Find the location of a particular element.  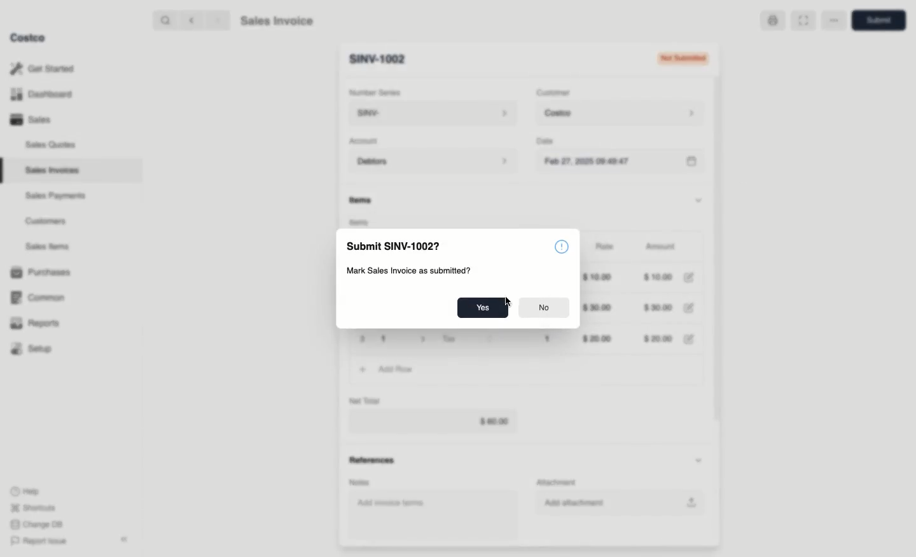

Common is located at coordinates (35, 296).